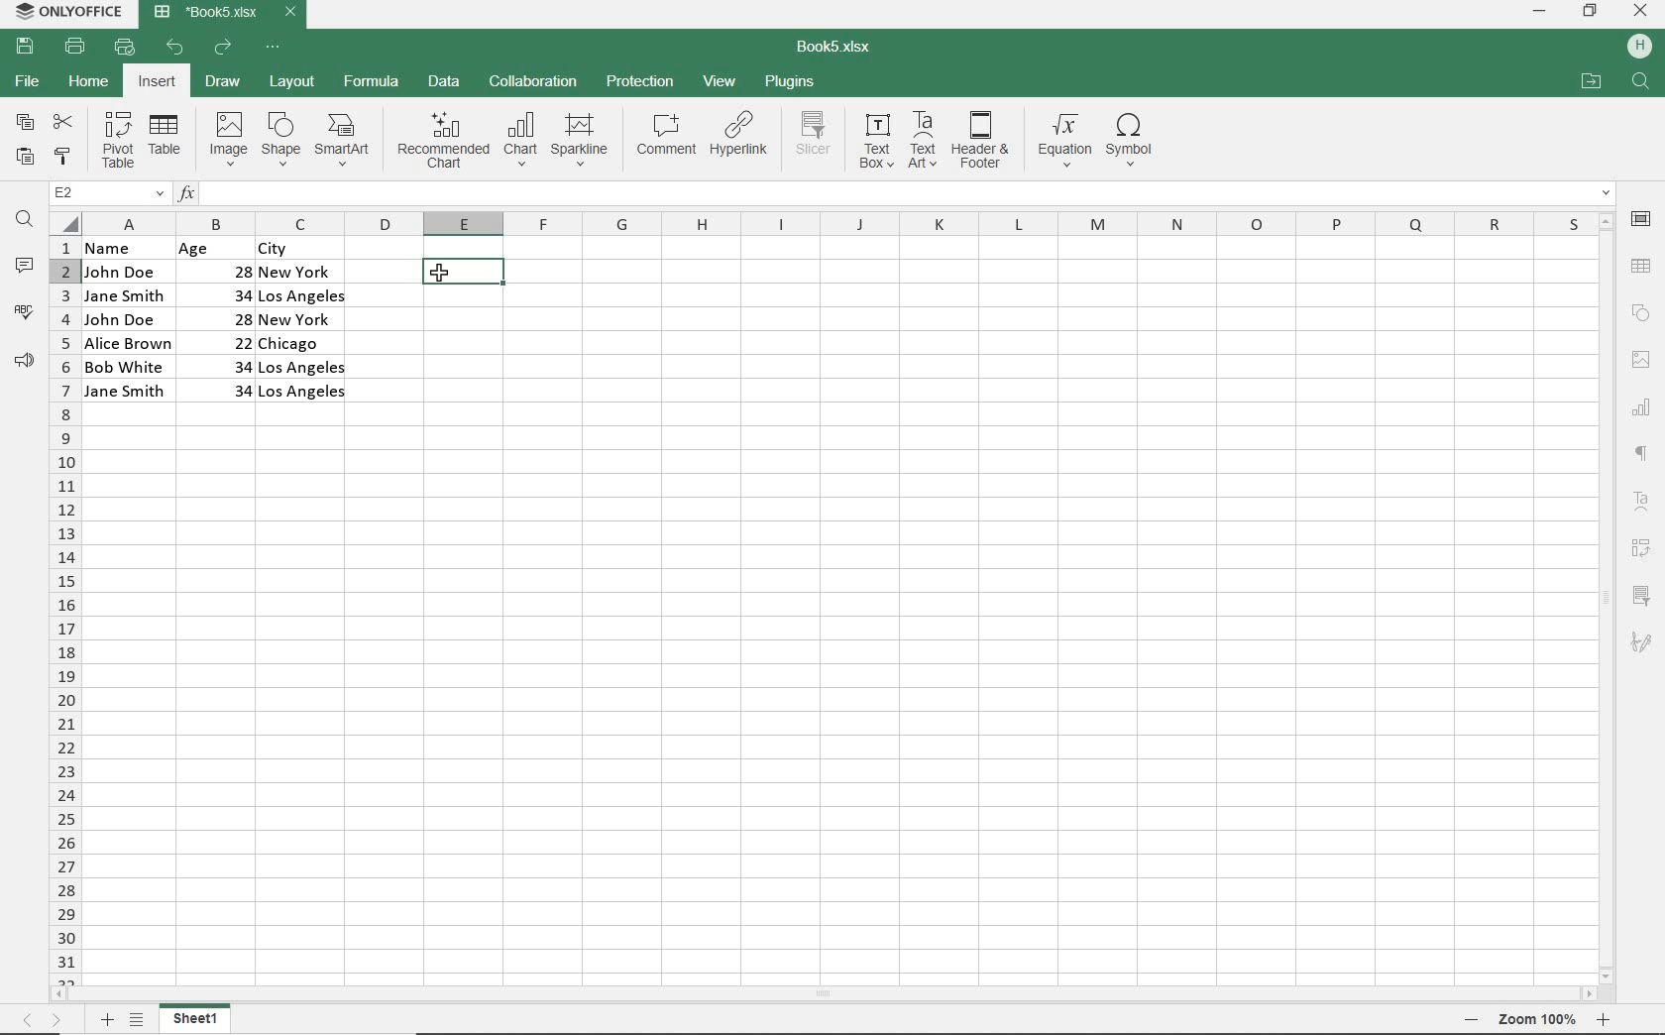  What do you see at coordinates (227, 341) in the screenshot?
I see `22` at bounding box center [227, 341].